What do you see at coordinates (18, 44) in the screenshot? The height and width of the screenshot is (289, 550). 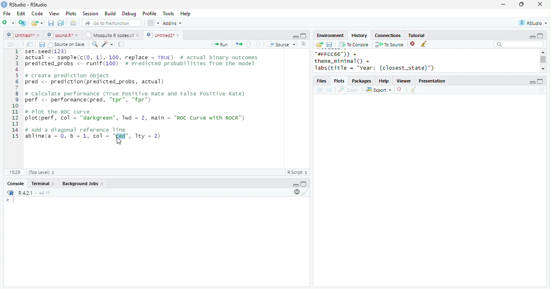 I see `forward` at bounding box center [18, 44].